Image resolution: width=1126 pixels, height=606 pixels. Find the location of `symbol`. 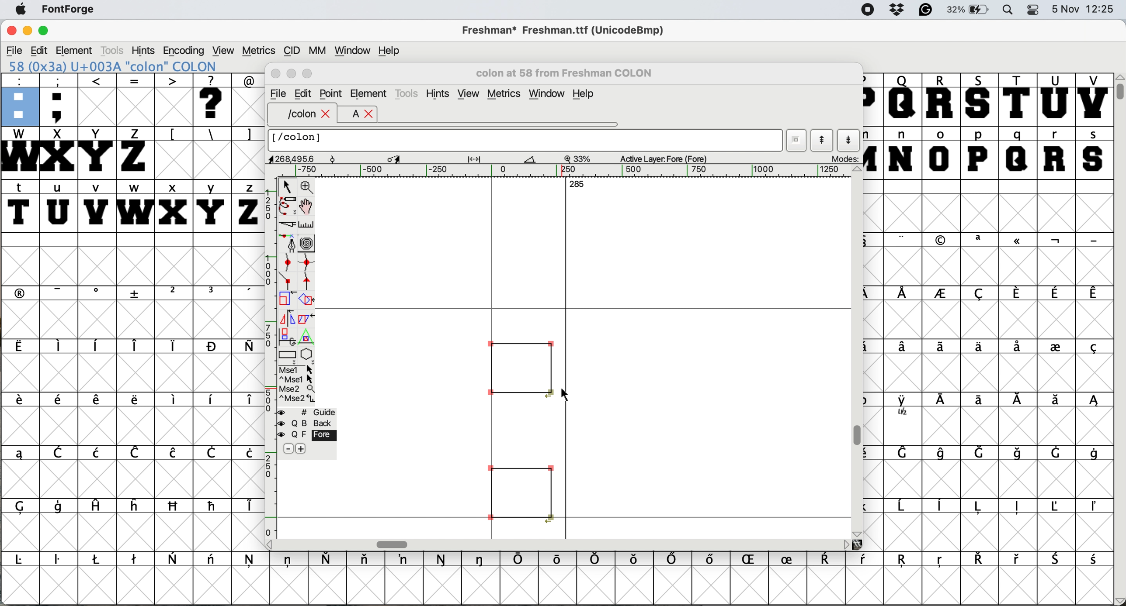

symbol is located at coordinates (1056, 345).